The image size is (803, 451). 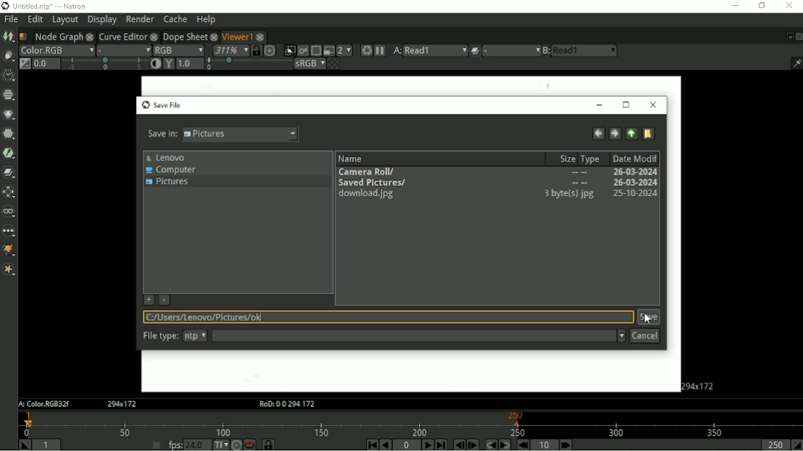 What do you see at coordinates (165, 300) in the screenshot?
I see `Remove selected directory from favorite list` at bounding box center [165, 300].